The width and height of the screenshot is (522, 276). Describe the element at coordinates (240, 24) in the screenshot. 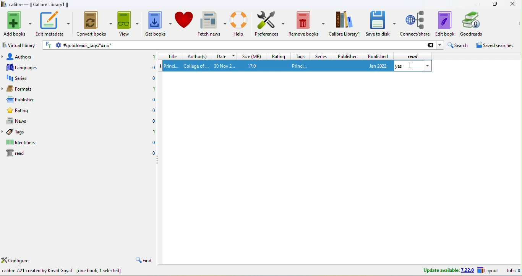

I see `help` at that location.